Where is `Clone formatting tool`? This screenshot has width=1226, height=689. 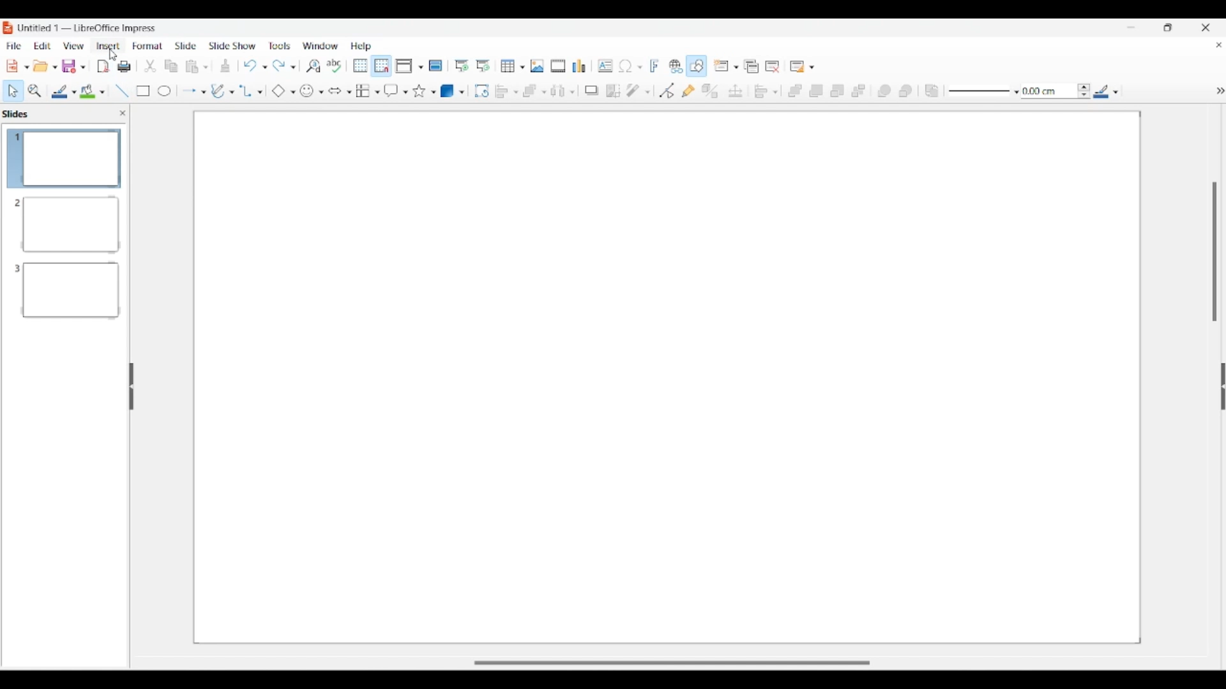 Clone formatting tool is located at coordinates (225, 66).